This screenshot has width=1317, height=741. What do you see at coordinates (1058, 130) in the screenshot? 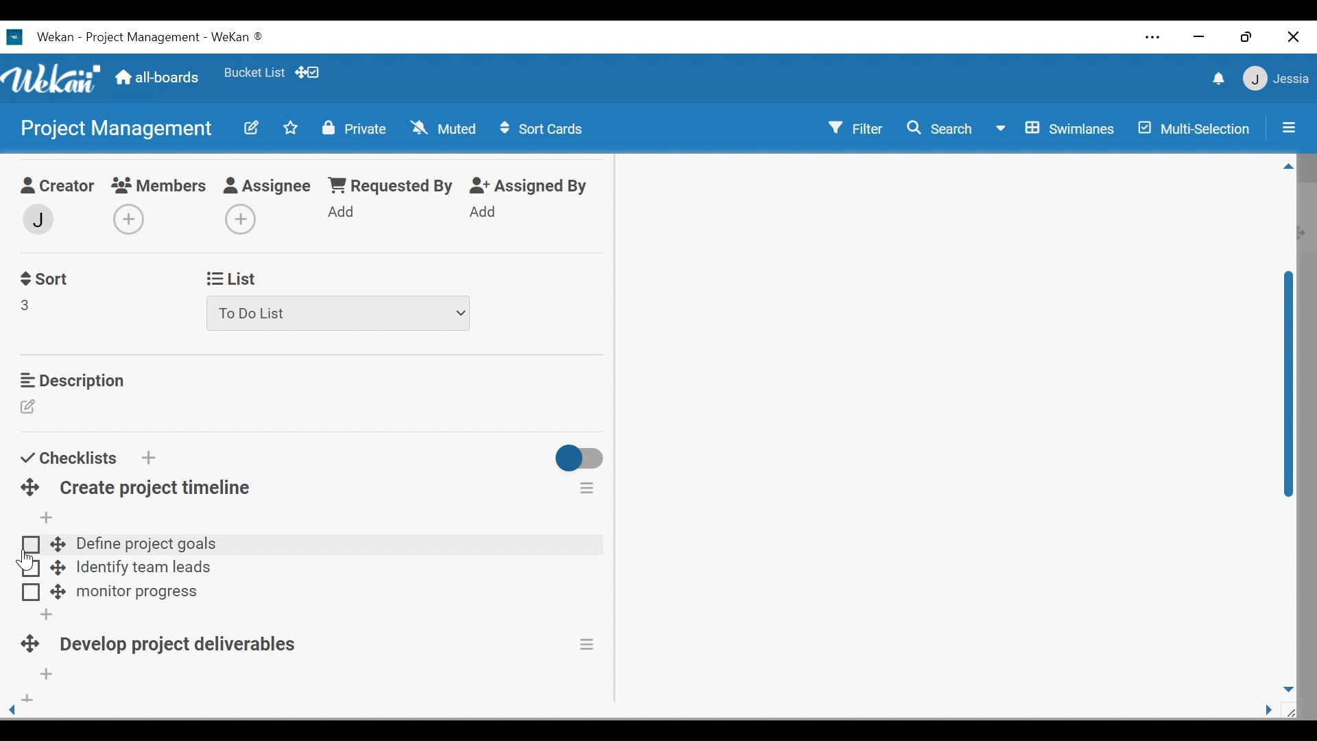
I see `Board View` at bounding box center [1058, 130].